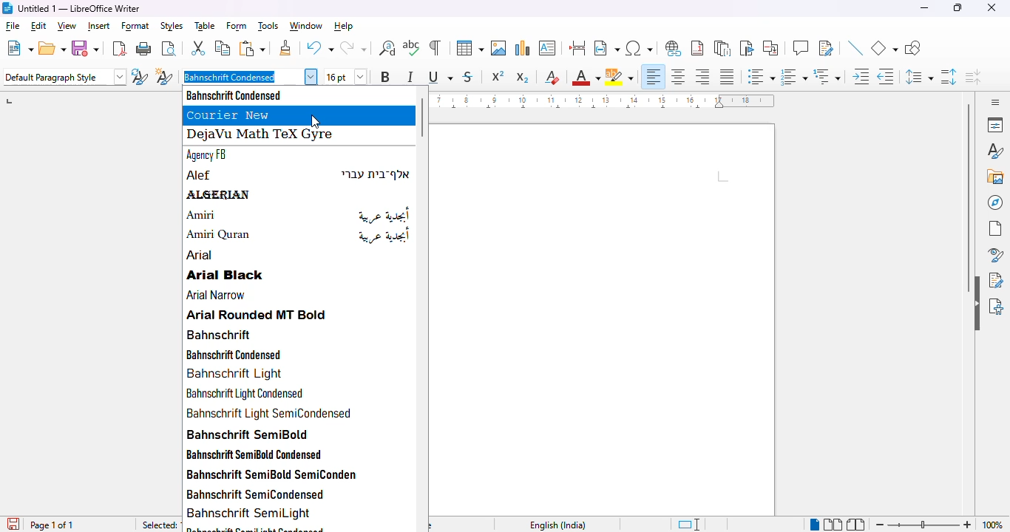 The width and height of the screenshot is (1010, 532). Describe the element at coordinates (99, 26) in the screenshot. I see `insert` at that location.